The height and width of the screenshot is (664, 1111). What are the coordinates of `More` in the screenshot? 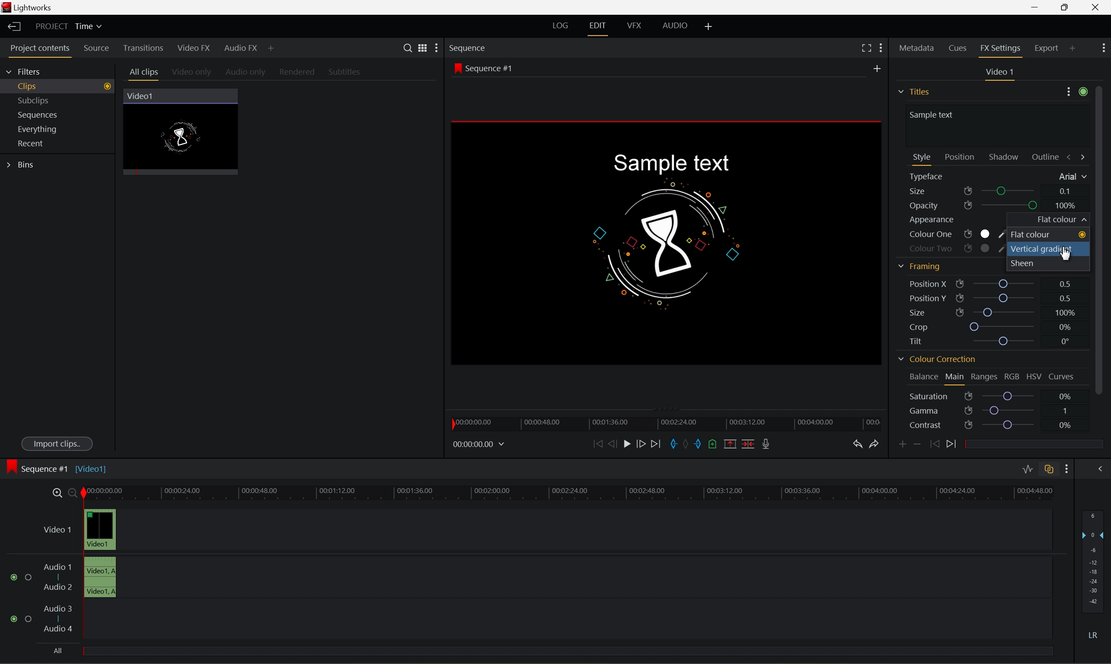 It's located at (272, 50).